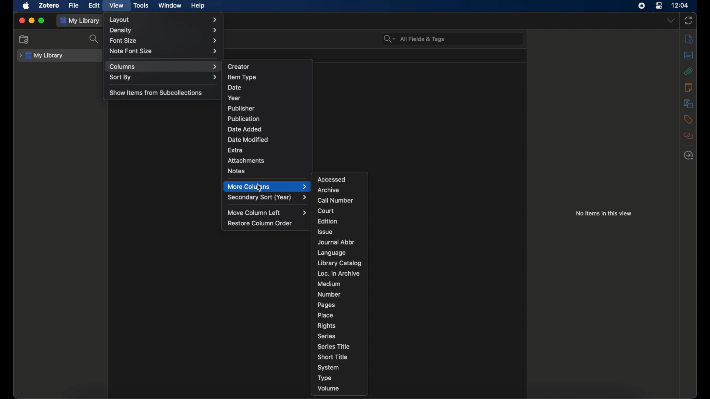  Describe the element at coordinates (163, 66) in the screenshot. I see `columns` at that location.